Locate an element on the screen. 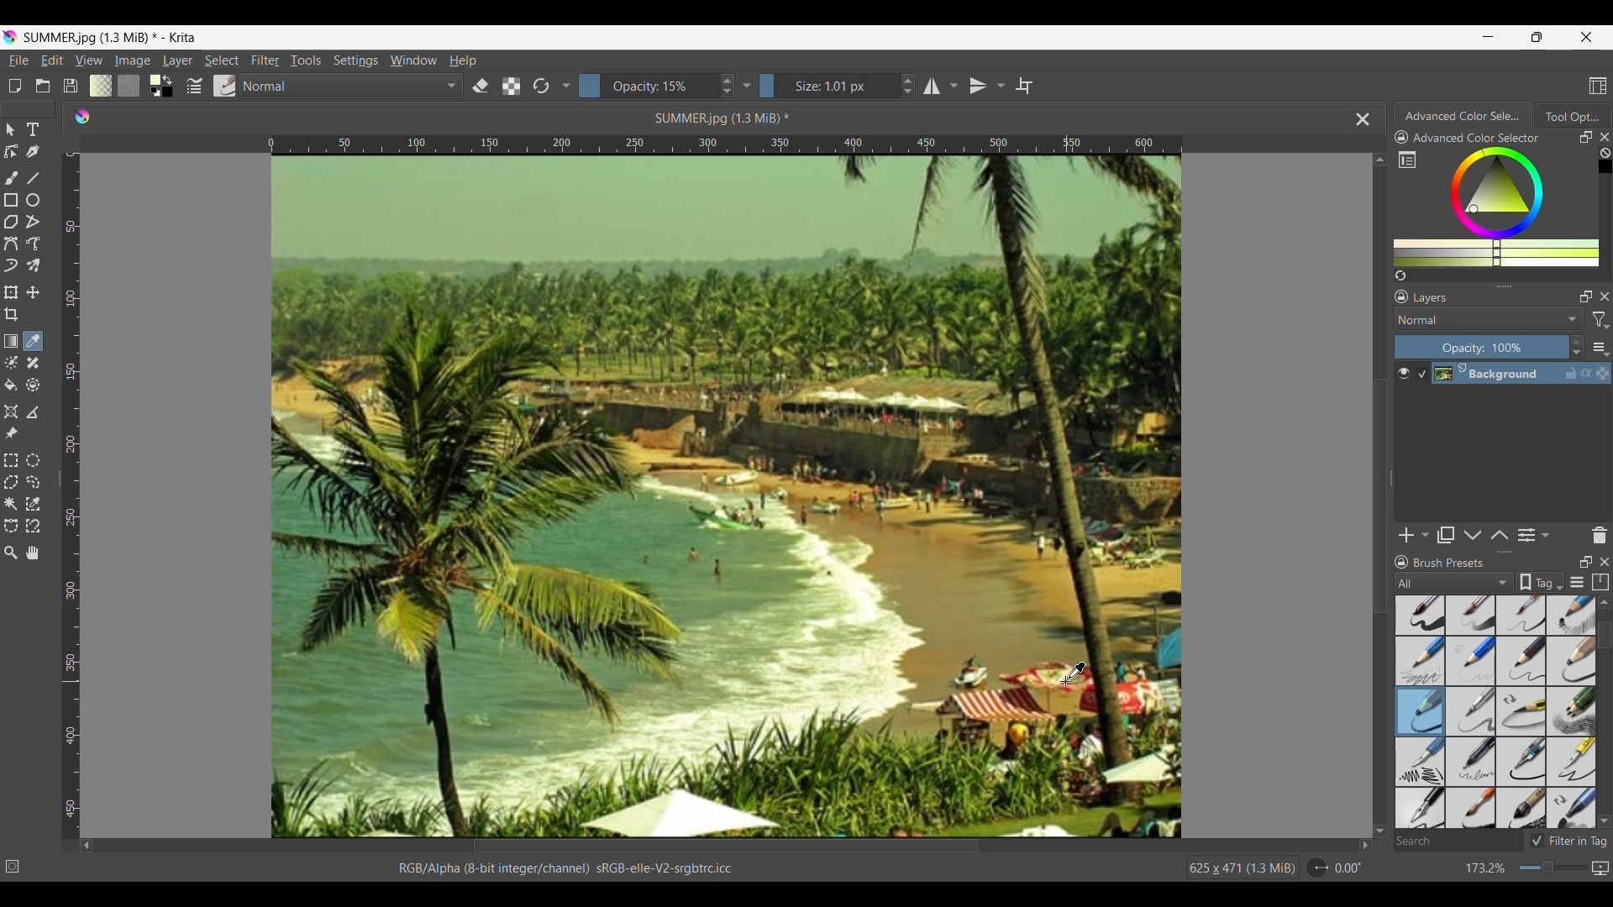 The width and height of the screenshot is (1613, 907). Crop tool is located at coordinates (11, 314).